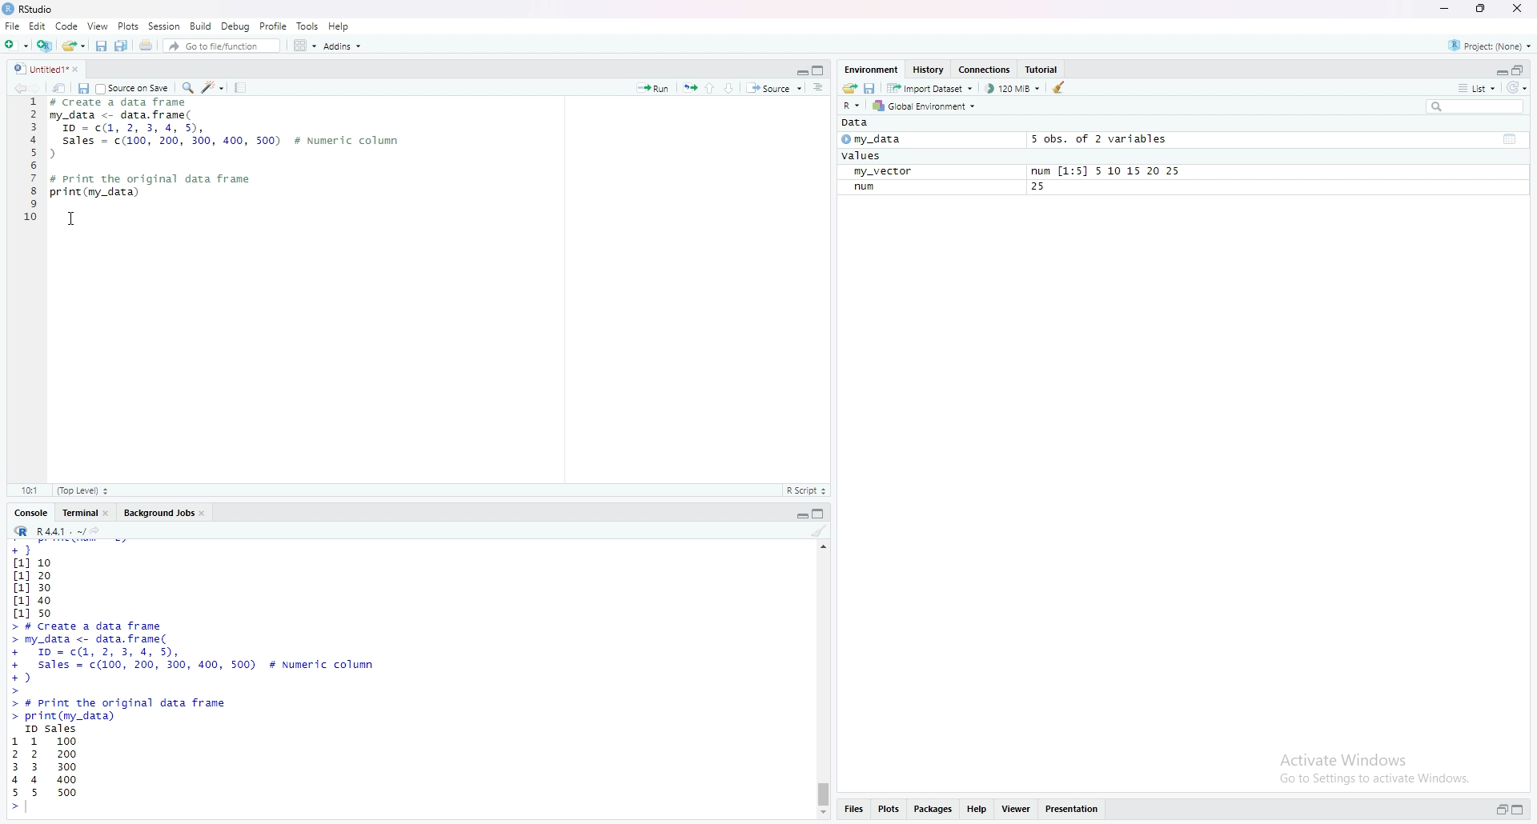 This screenshot has width=1537, height=824. Describe the element at coordinates (110, 514) in the screenshot. I see `close` at that location.